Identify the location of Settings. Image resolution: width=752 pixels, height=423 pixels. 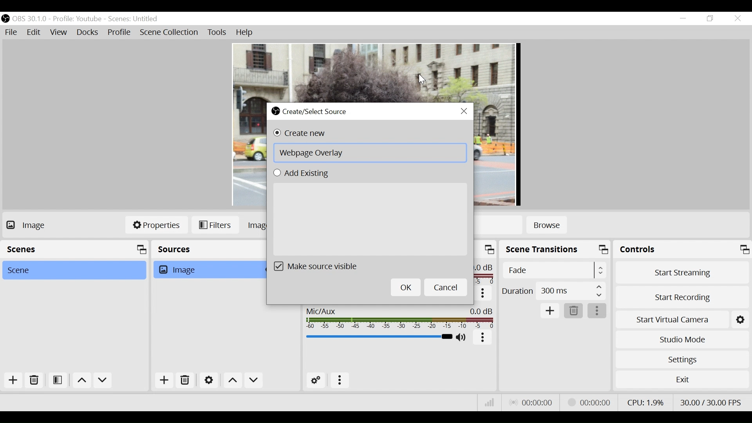
(209, 380).